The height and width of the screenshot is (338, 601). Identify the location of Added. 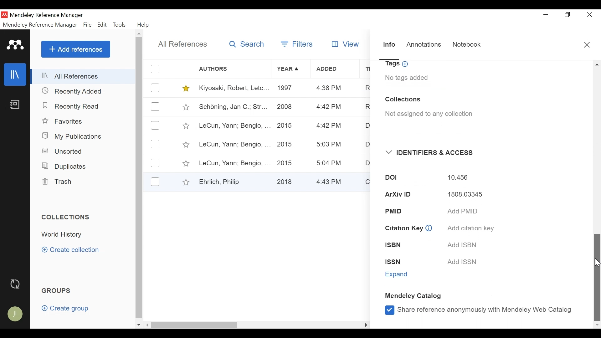
(335, 69).